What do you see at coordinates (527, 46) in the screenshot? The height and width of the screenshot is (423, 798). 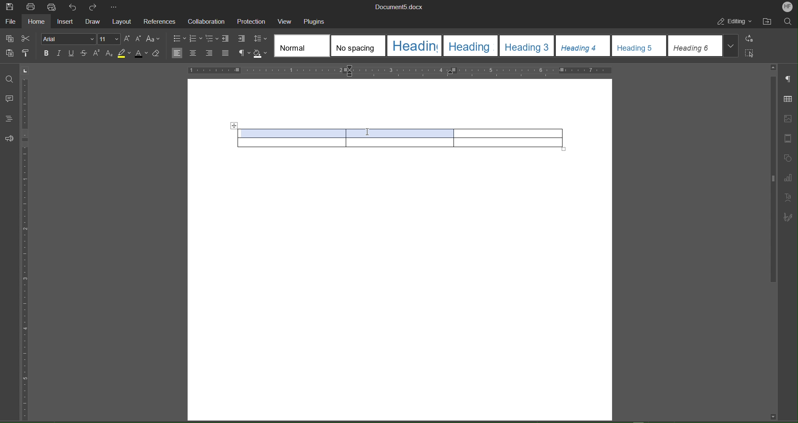 I see `heading 3` at bounding box center [527, 46].